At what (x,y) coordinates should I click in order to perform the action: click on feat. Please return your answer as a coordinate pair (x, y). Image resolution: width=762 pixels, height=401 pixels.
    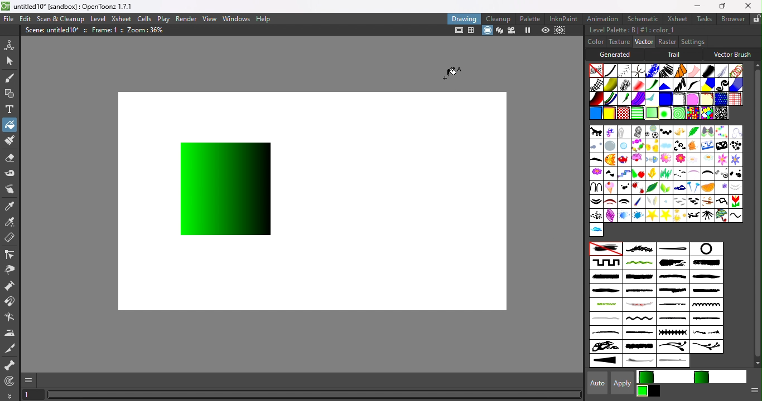
    Looking at the image, I should click on (596, 160).